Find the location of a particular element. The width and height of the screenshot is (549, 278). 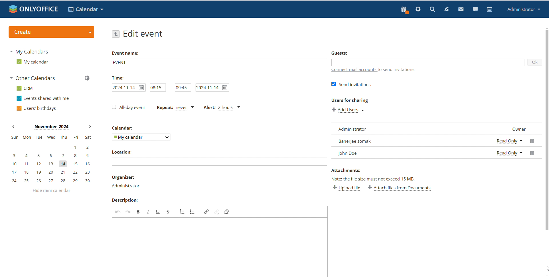

feed is located at coordinates (446, 9).